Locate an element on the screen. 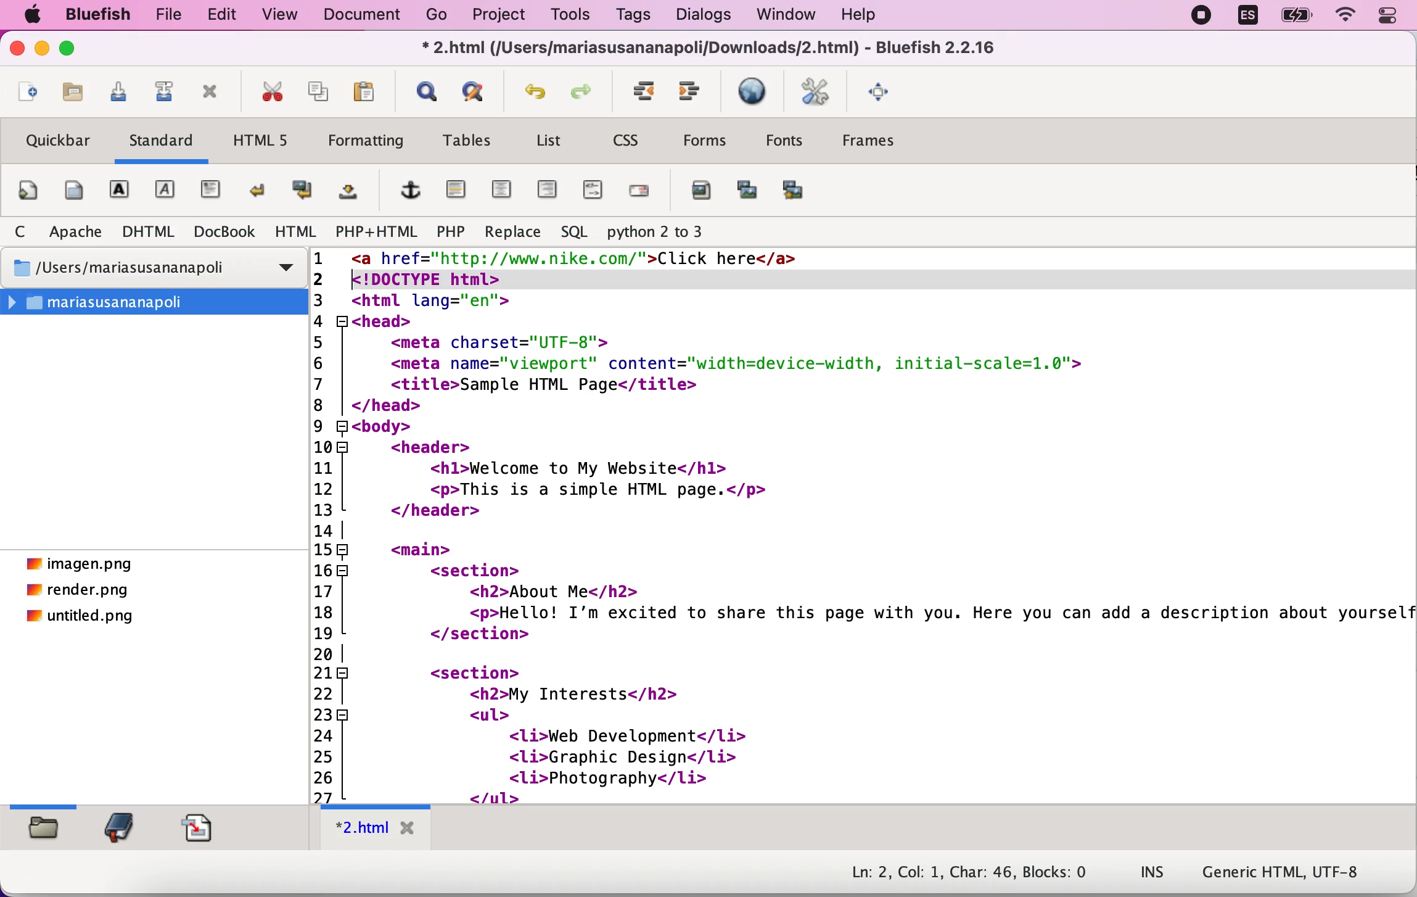  html5 is located at coordinates (266, 144).